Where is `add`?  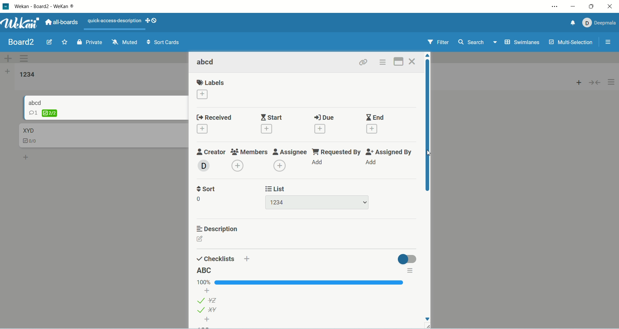
add is located at coordinates (373, 129).